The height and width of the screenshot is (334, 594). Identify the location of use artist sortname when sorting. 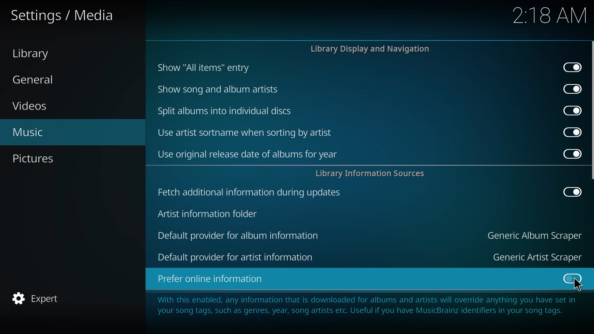
(246, 132).